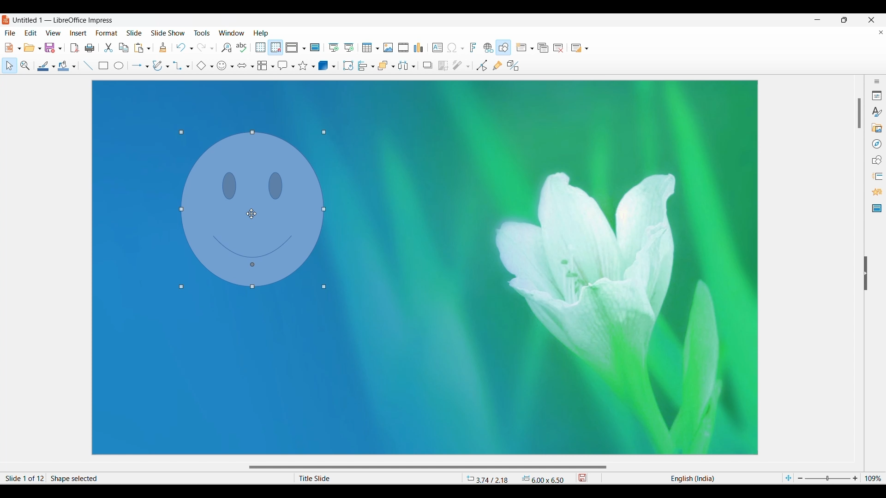  Describe the element at coordinates (53, 32) in the screenshot. I see `View` at that location.